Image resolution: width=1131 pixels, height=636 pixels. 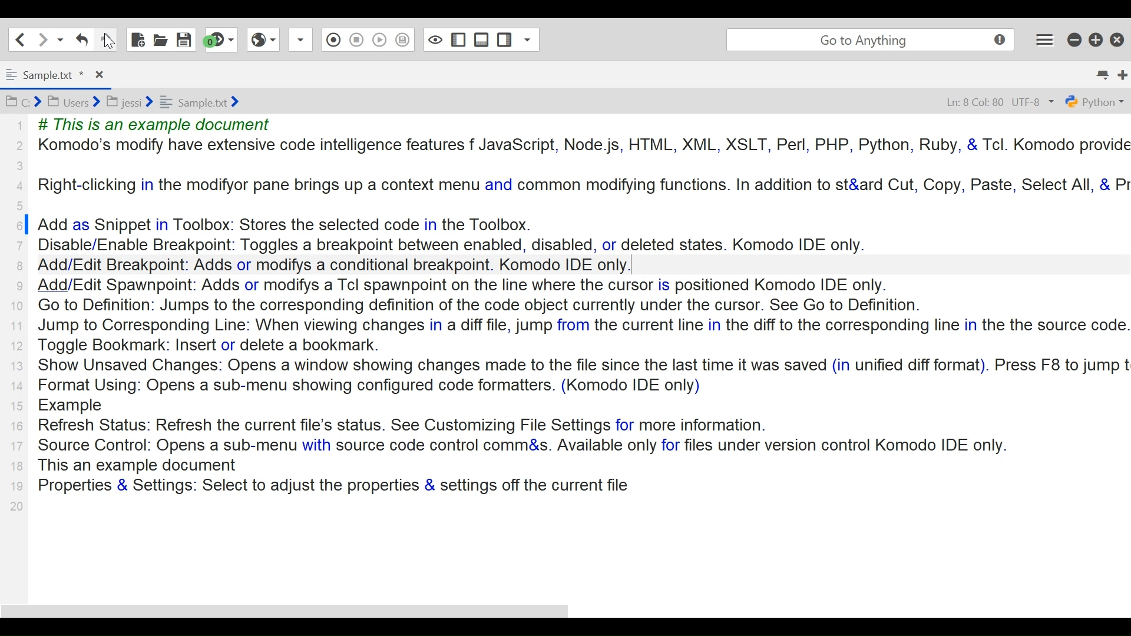 I want to click on Recording in Macro, so click(x=331, y=39).